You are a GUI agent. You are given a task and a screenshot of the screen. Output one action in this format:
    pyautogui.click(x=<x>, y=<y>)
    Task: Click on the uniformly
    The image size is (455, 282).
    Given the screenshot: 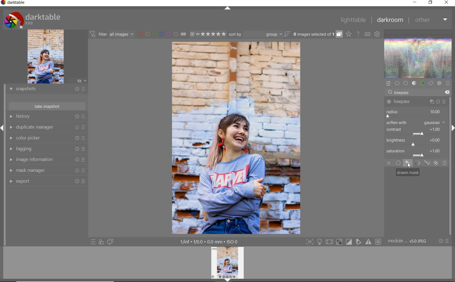 What is the action you would take?
    pyautogui.click(x=398, y=163)
    